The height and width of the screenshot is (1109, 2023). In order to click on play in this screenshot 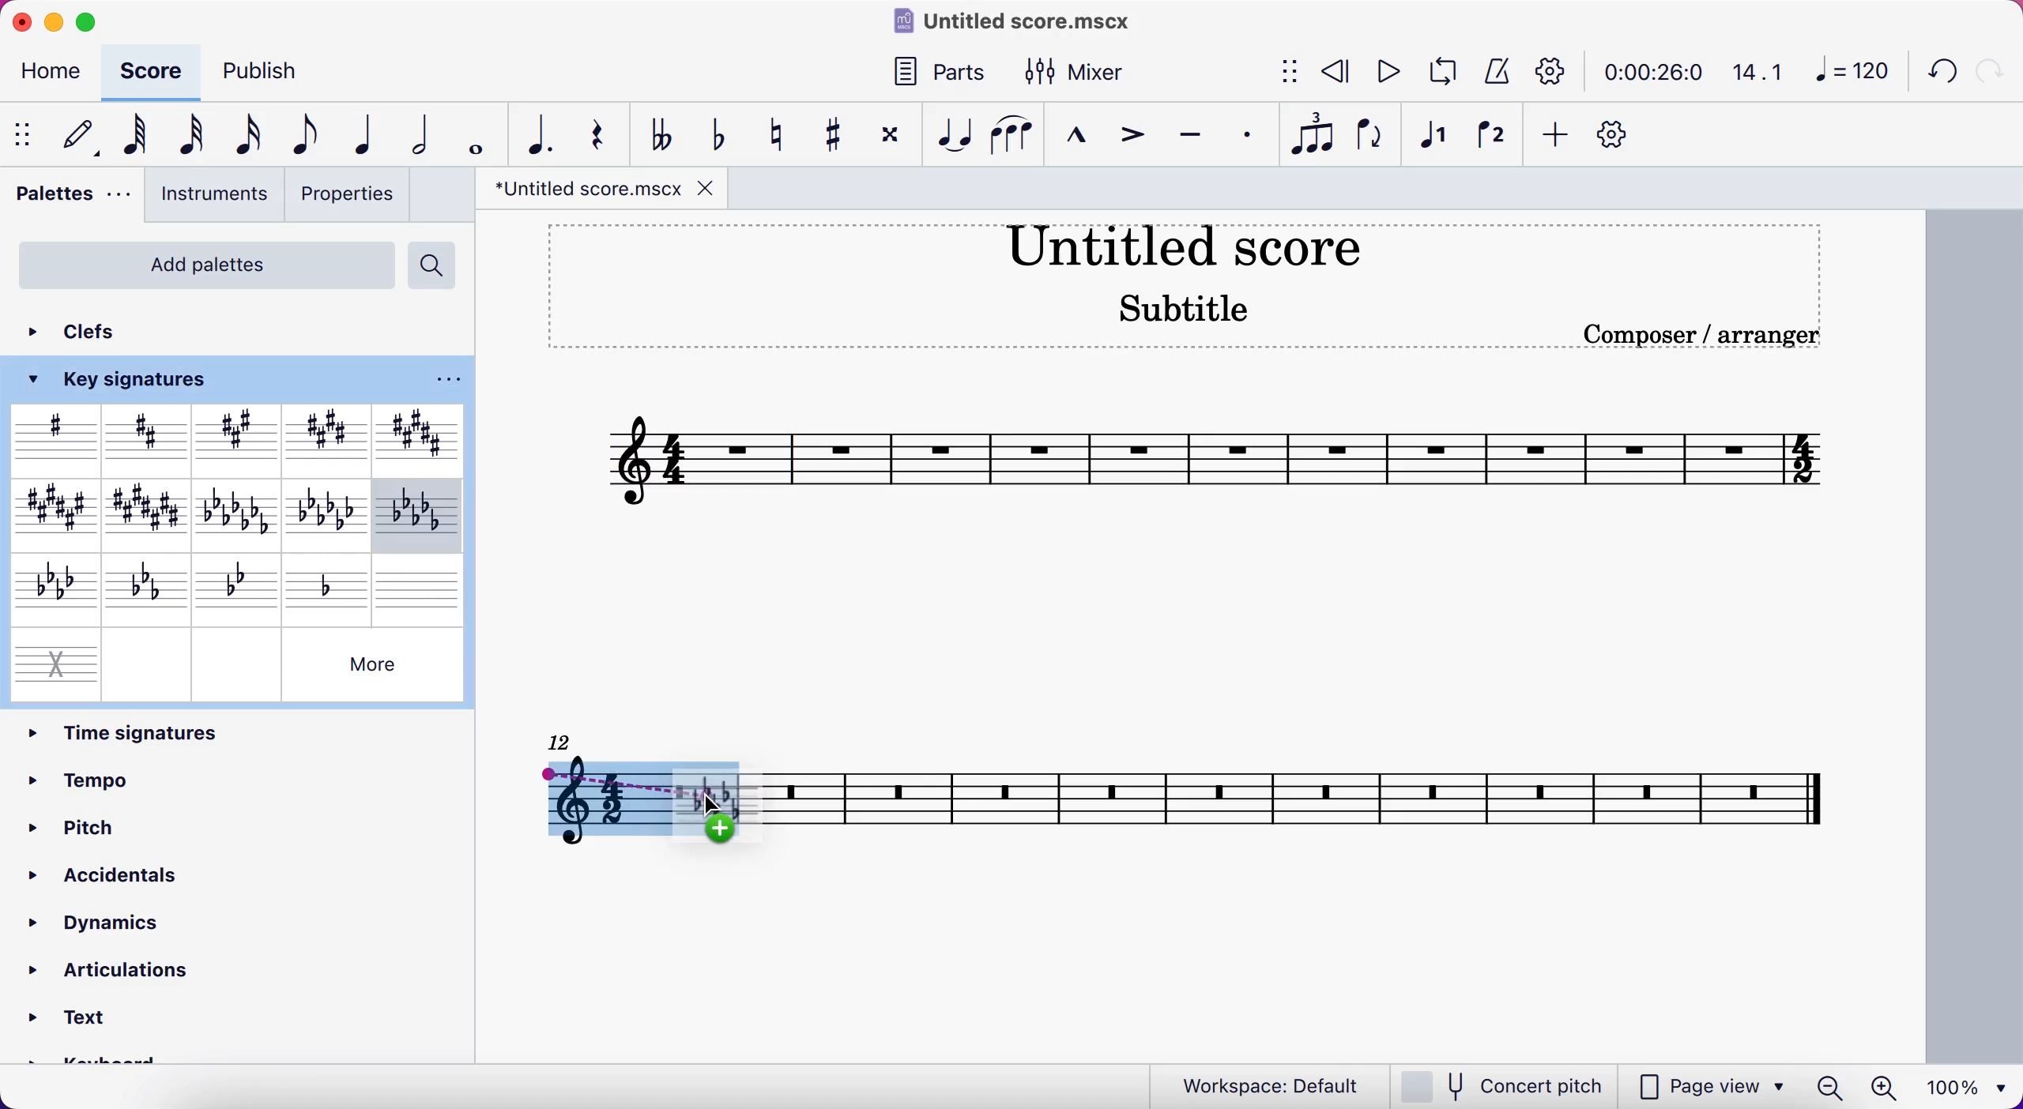, I will do `click(1383, 70)`.